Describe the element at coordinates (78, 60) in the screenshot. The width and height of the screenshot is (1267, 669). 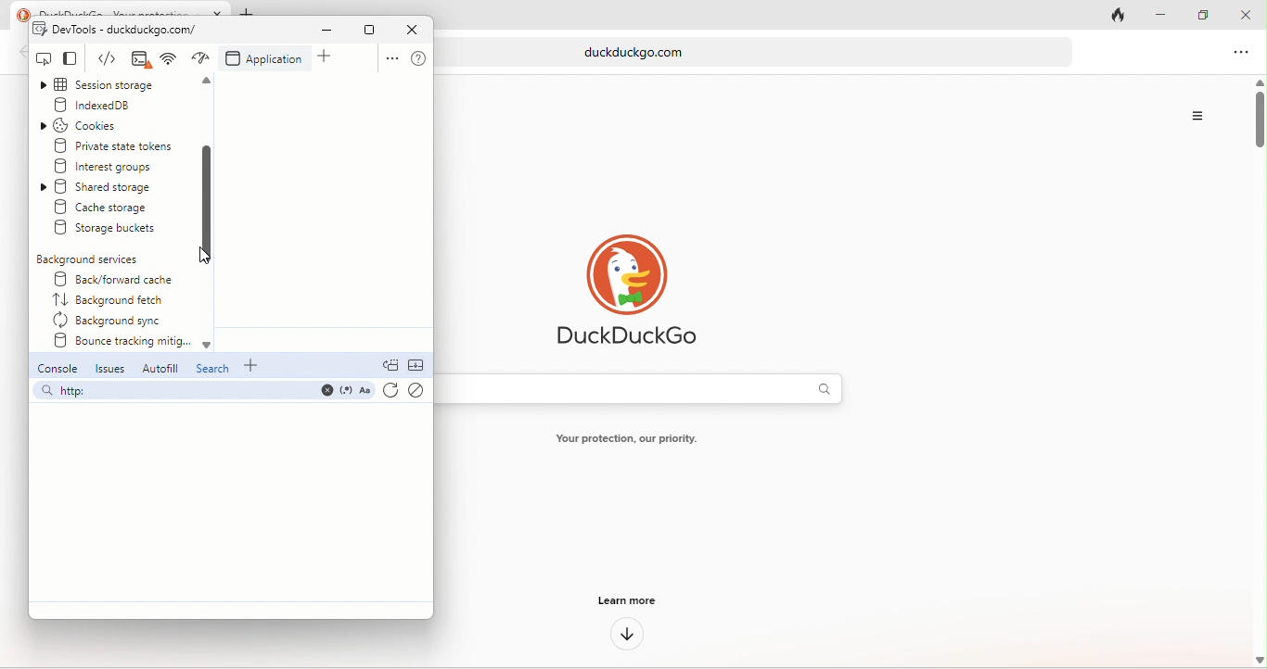
I see `change view` at that location.